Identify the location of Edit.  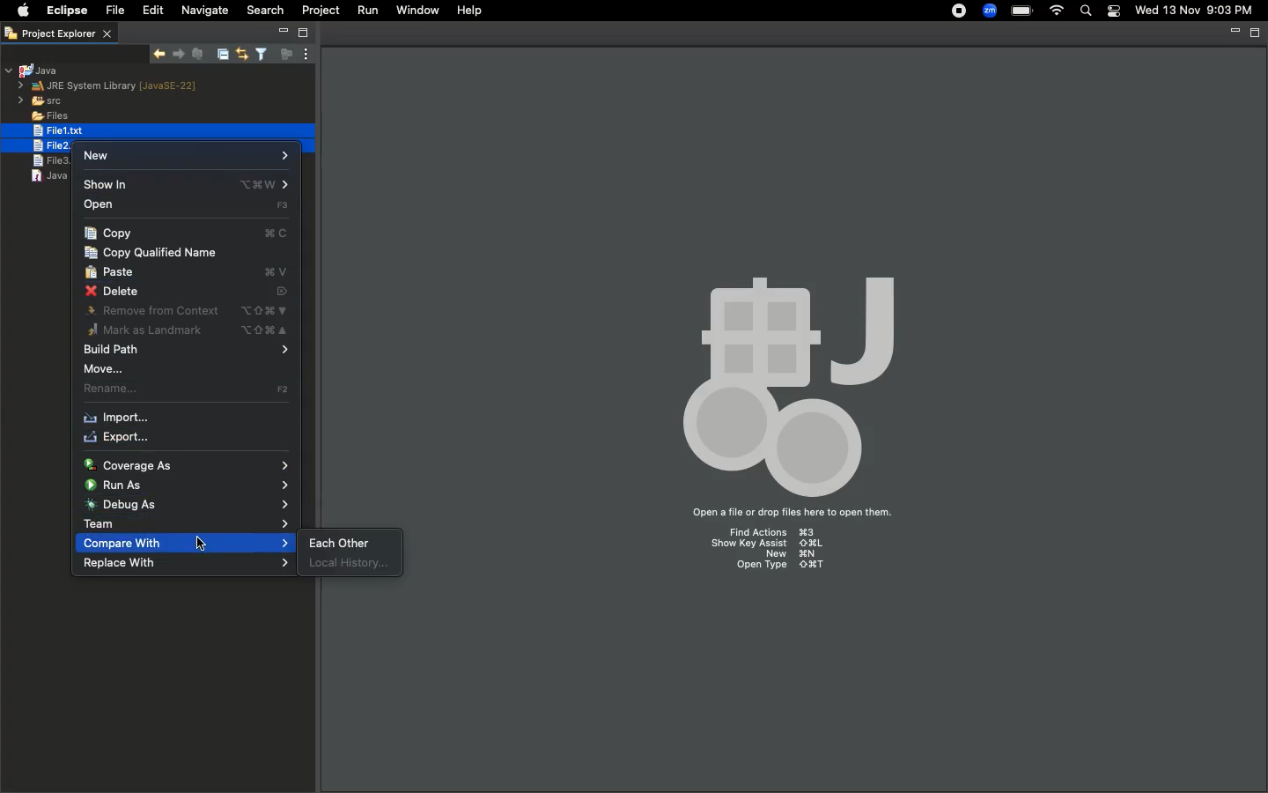
(150, 10).